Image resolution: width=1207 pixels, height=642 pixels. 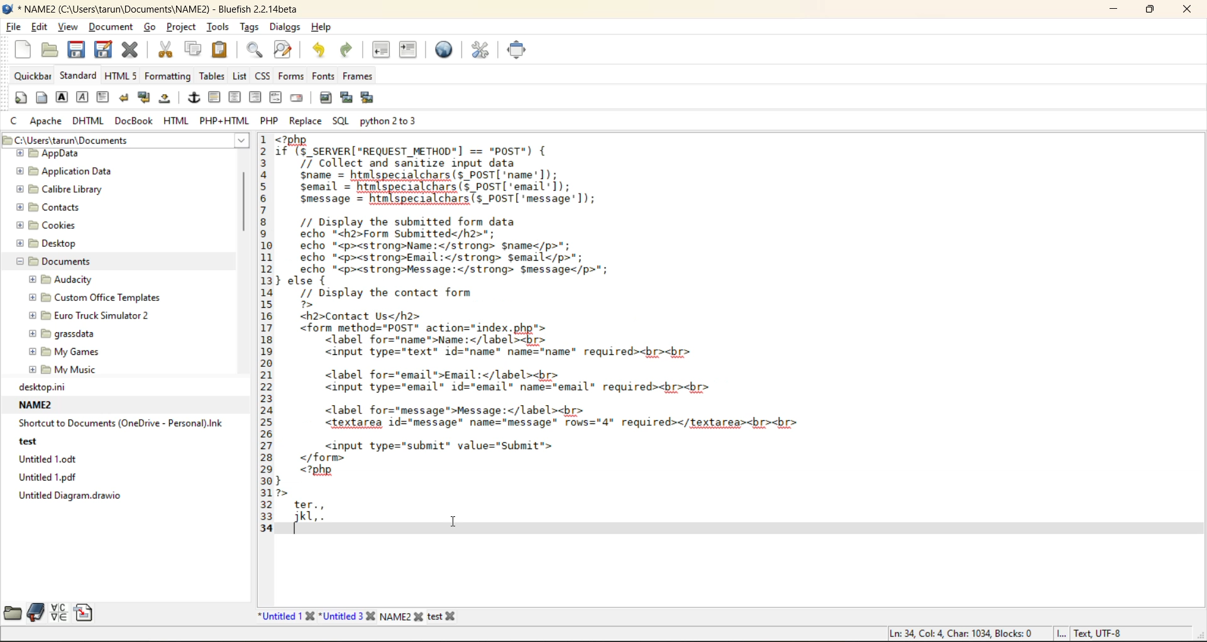 I want to click on project, so click(x=180, y=26).